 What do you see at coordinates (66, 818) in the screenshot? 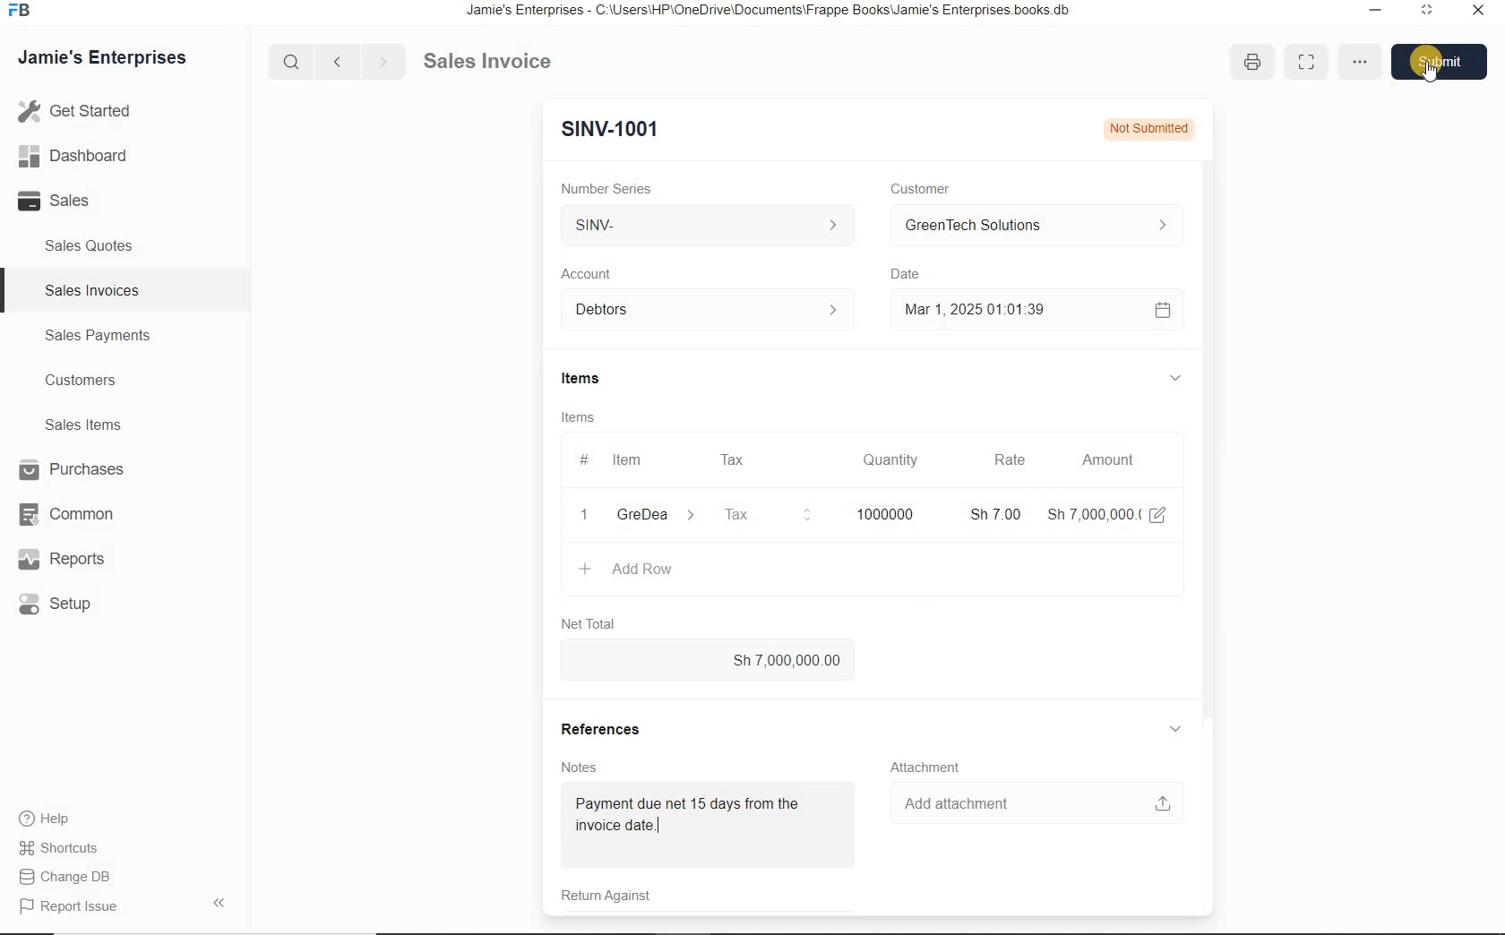
I see `) Help` at bounding box center [66, 818].